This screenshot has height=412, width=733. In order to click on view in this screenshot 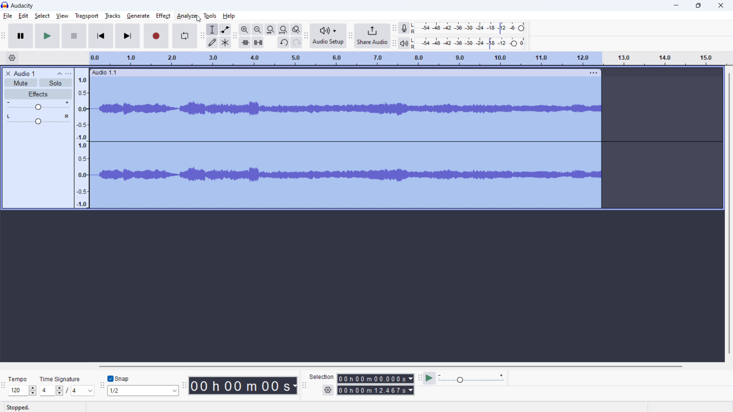, I will do `click(62, 16)`.